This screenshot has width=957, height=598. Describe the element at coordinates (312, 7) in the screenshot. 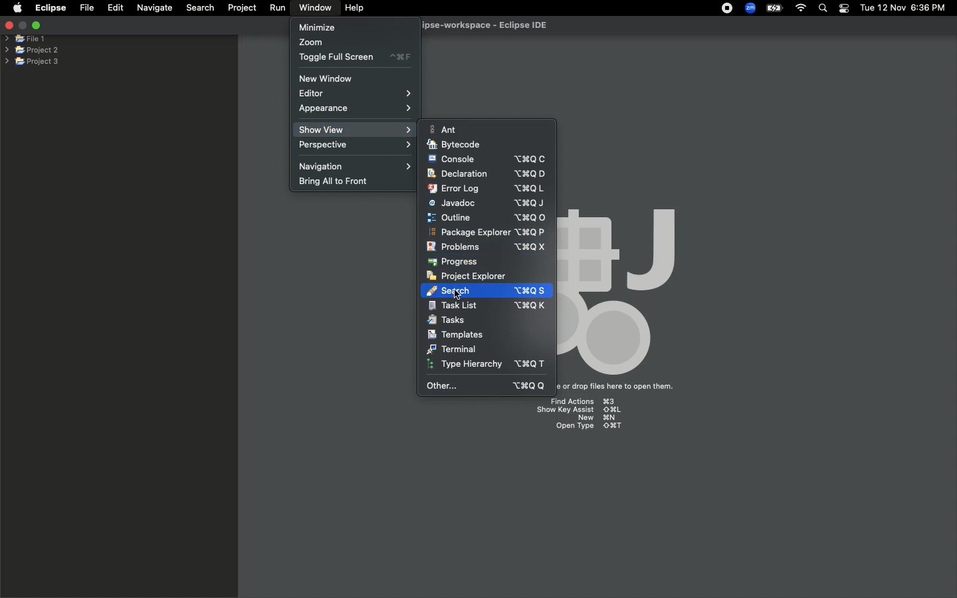

I see `Window` at that location.